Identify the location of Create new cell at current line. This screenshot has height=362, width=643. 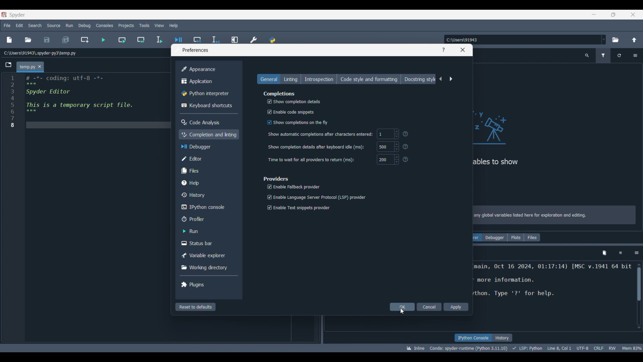
(84, 40).